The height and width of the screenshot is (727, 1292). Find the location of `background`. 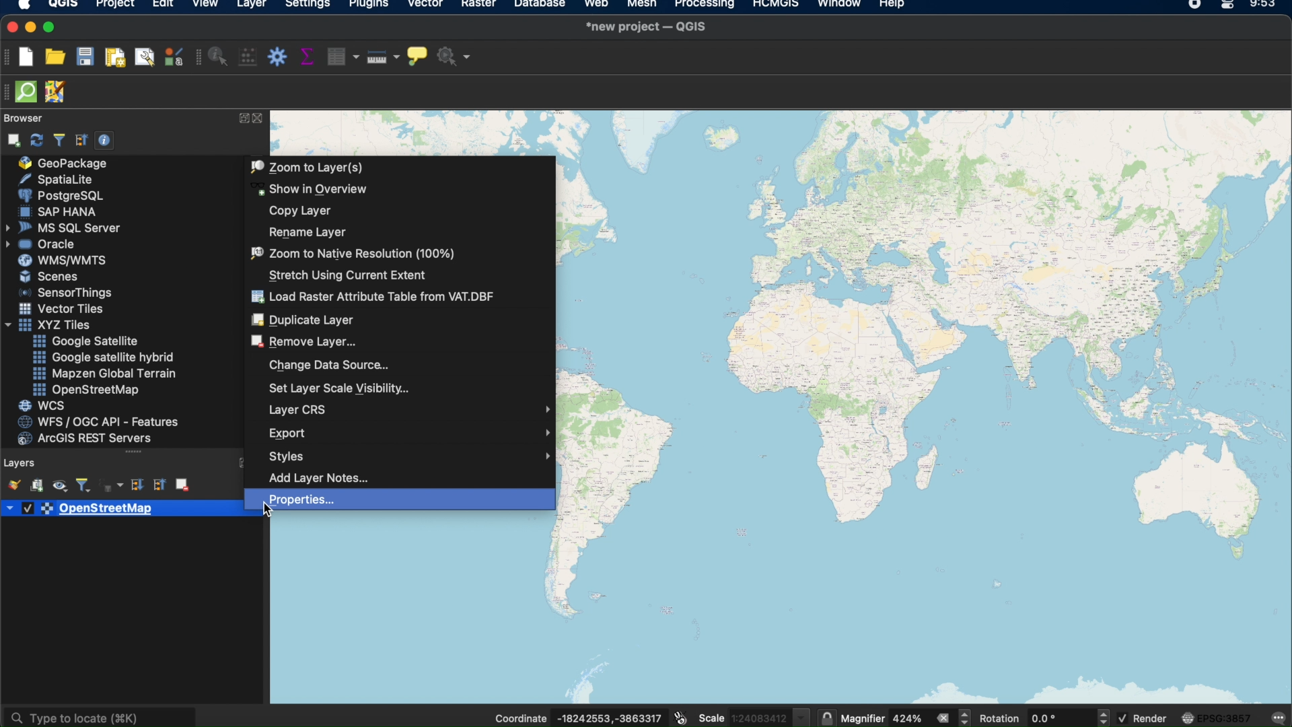

background is located at coordinates (414, 133).